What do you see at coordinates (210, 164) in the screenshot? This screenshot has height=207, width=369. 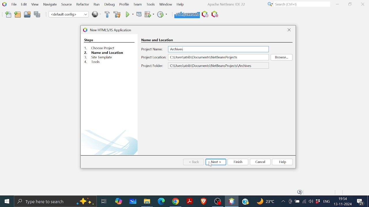 I see `cursor` at bounding box center [210, 164].